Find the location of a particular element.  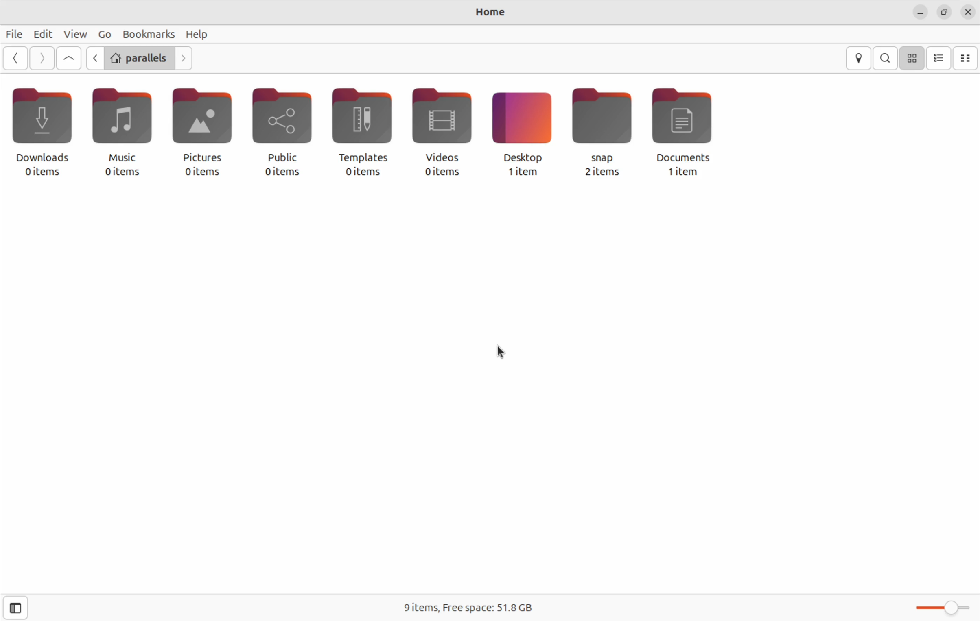

desktop is located at coordinates (523, 122).